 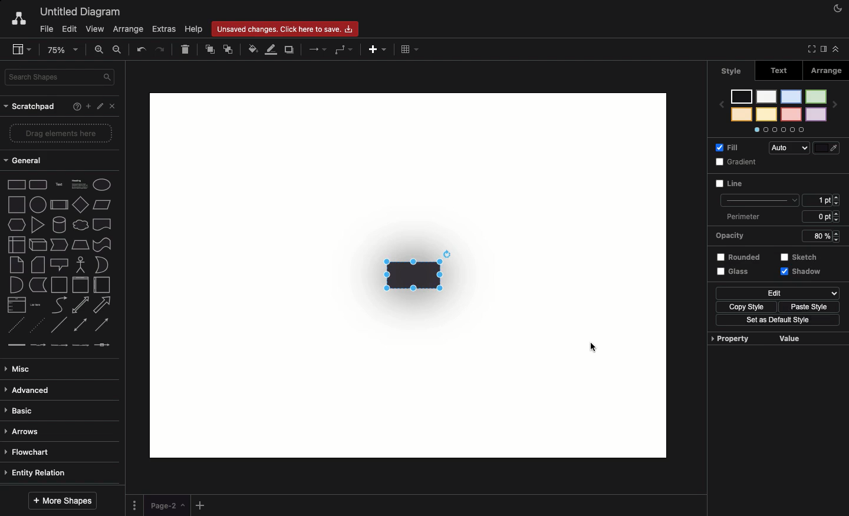 What do you see at coordinates (102, 184) in the screenshot?
I see `Eclipse` at bounding box center [102, 184].